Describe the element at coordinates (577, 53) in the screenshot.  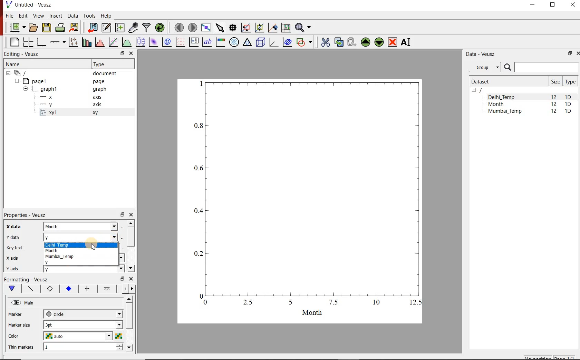
I see `CLOSE` at that location.